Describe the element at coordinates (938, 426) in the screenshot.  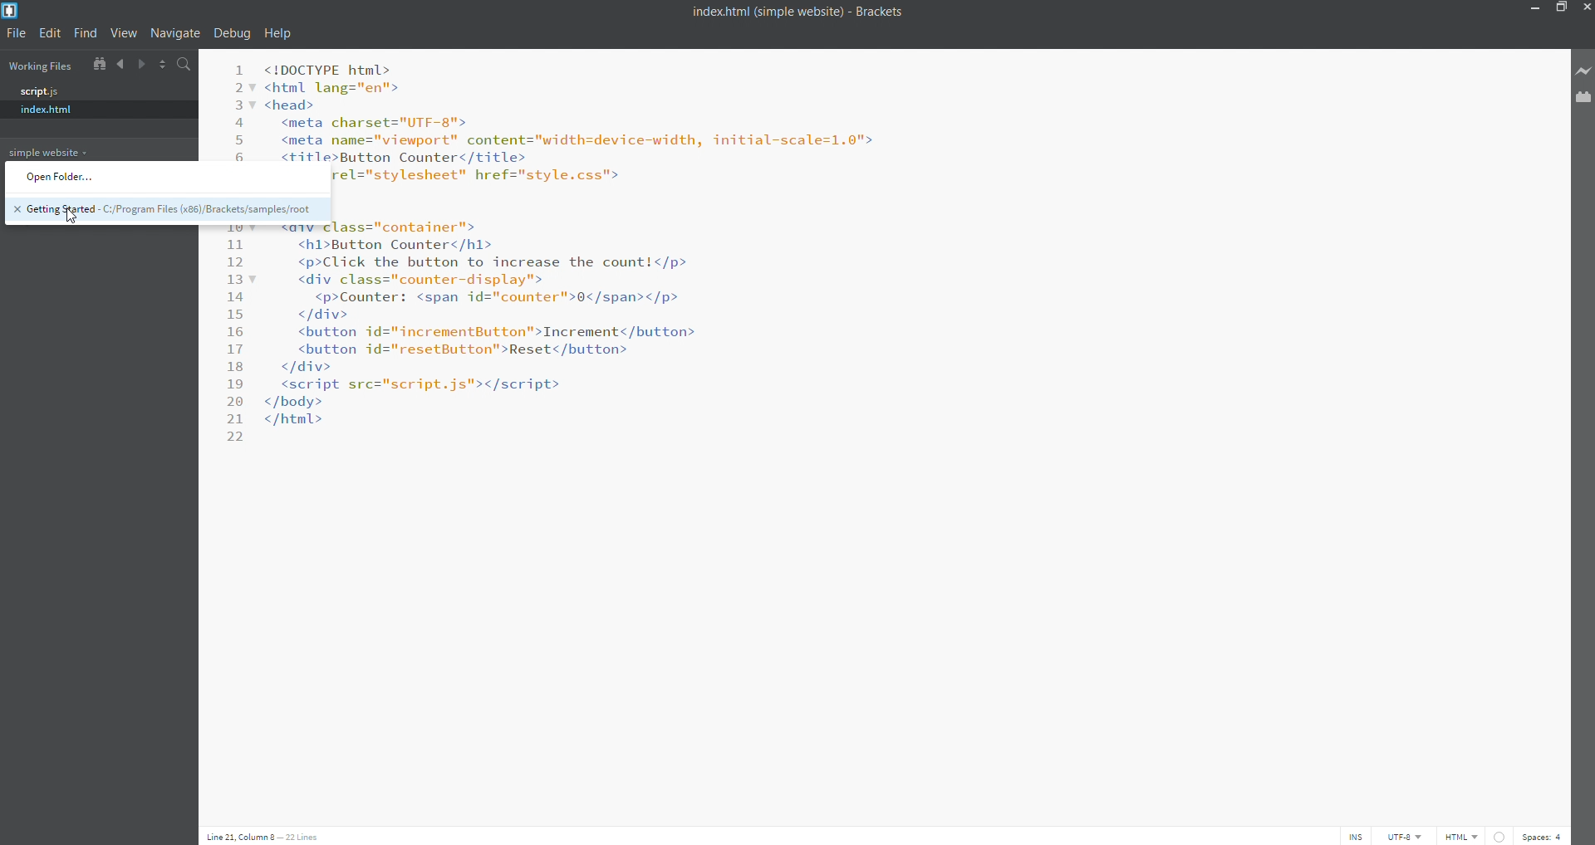
I see `<IDOCTYPE html>
<html lang="en">
<head>
<meta charset="UTF-8">
<meta name="viewport" content="width=device-width, initial-scale=1.0">
<title>Button Counter</title>
<link rel="stylesheet" href="style.css">
</head>
<body>
<div class="container">
<h1>Button Counter</h1>
<p>Click the button to increase the count!</p>
<div class="counter-display">
<p>Counter: <span id="counter">0</span></p>
</div>
<button id="incrementButton">Increment</button>
<button id="resetButton">Reset</button>
</div>
<script sre="script.js"></script>
</body>
</html>` at that location.